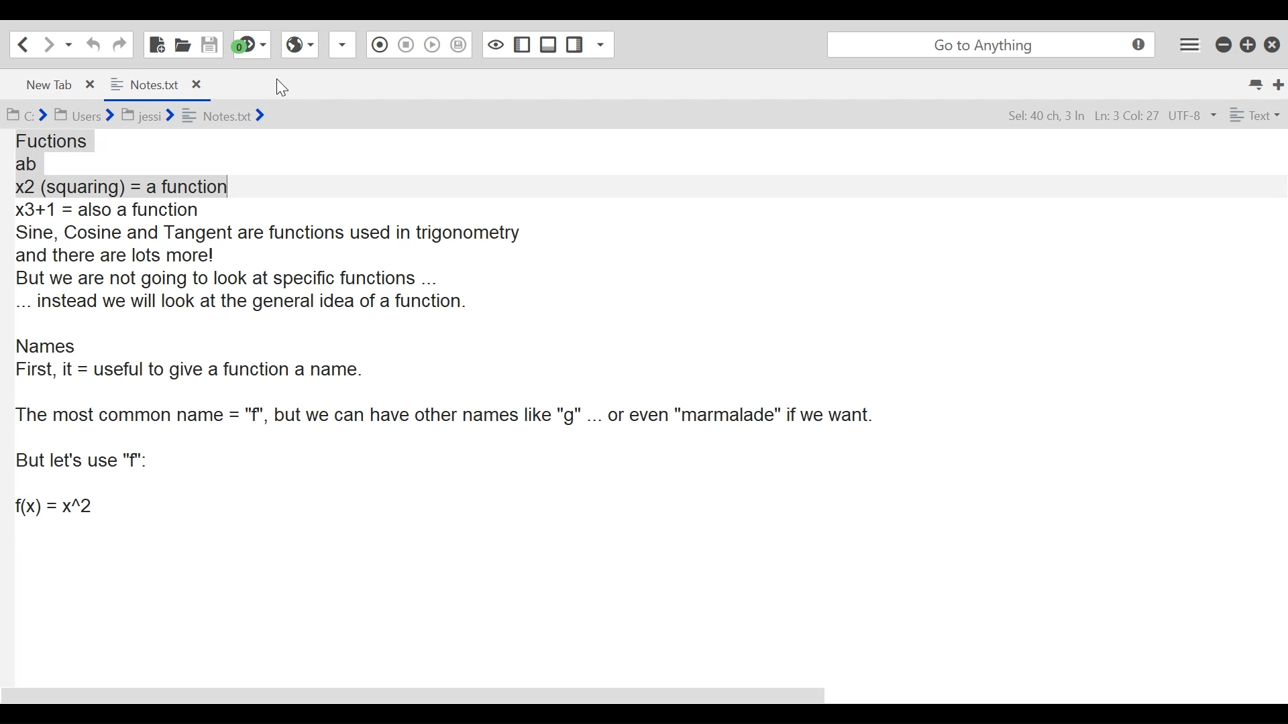  Describe the element at coordinates (47, 44) in the screenshot. I see `Click to go forward one location` at that location.